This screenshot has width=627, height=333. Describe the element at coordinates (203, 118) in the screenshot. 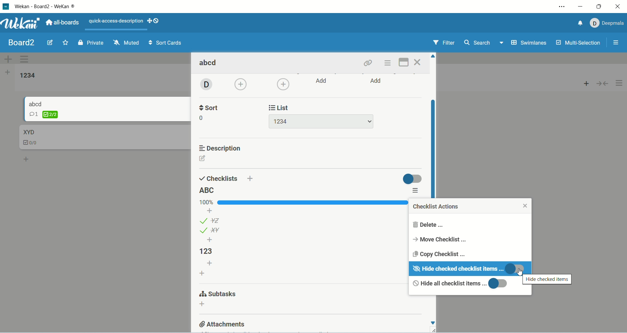

I see `0` at that location.